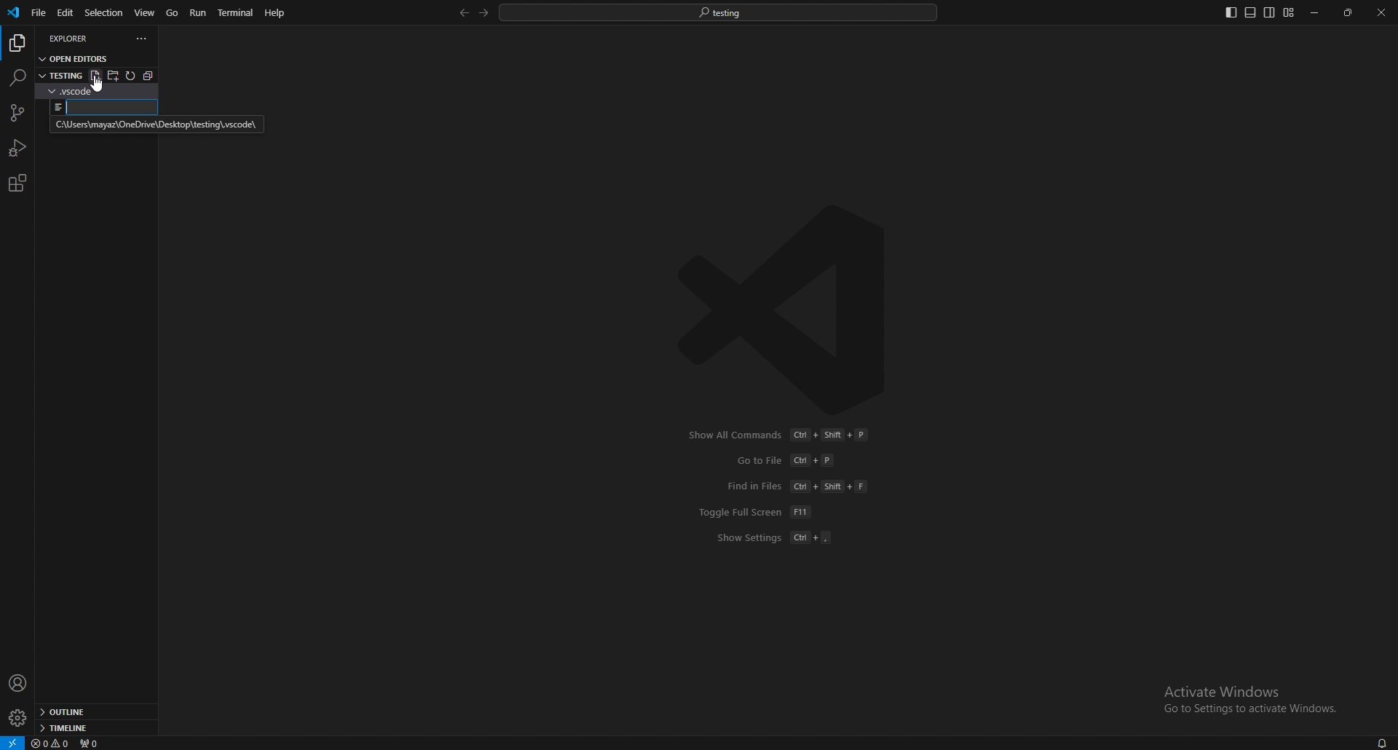 This screenshot has height=750, width=1398. What do you see at coordinates (17, 719) in the screenshot?
I see `settings` at bounding box center [17, 719].